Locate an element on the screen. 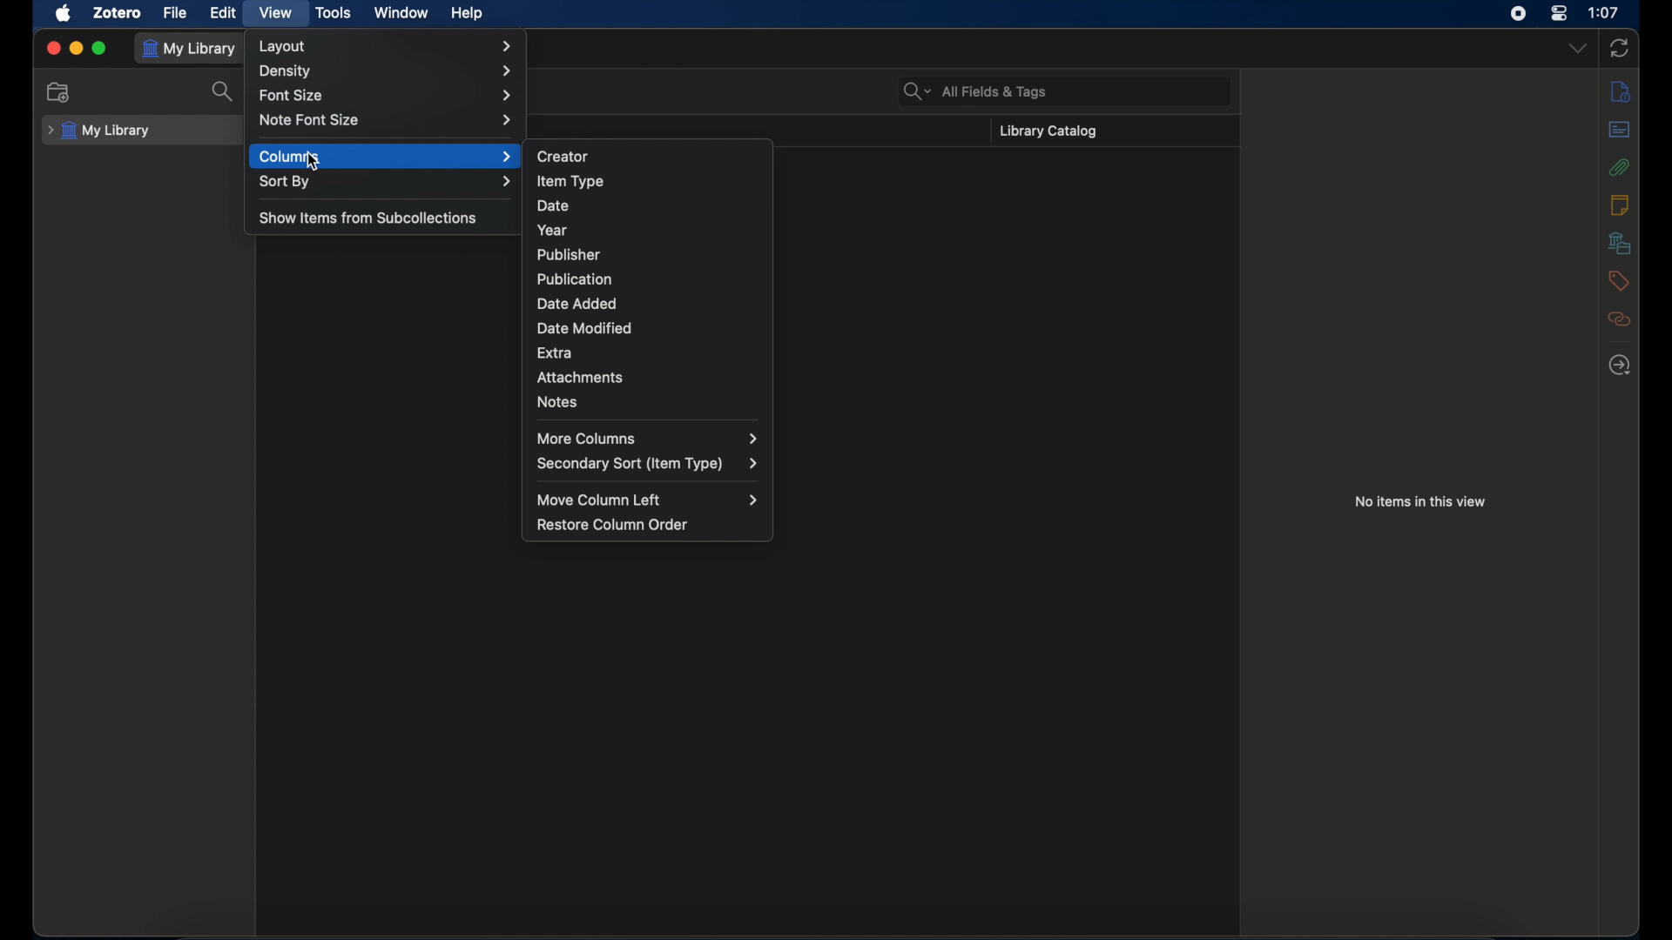 Image resolution: width=1672 pixels, height=940 pixels. attachments is located at coordinates (579, 378).